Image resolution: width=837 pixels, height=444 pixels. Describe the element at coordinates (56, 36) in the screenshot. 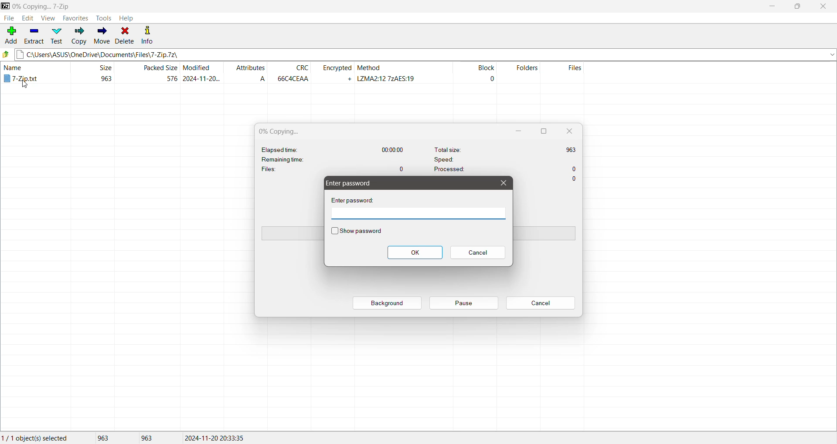

I see `Test` at that location.